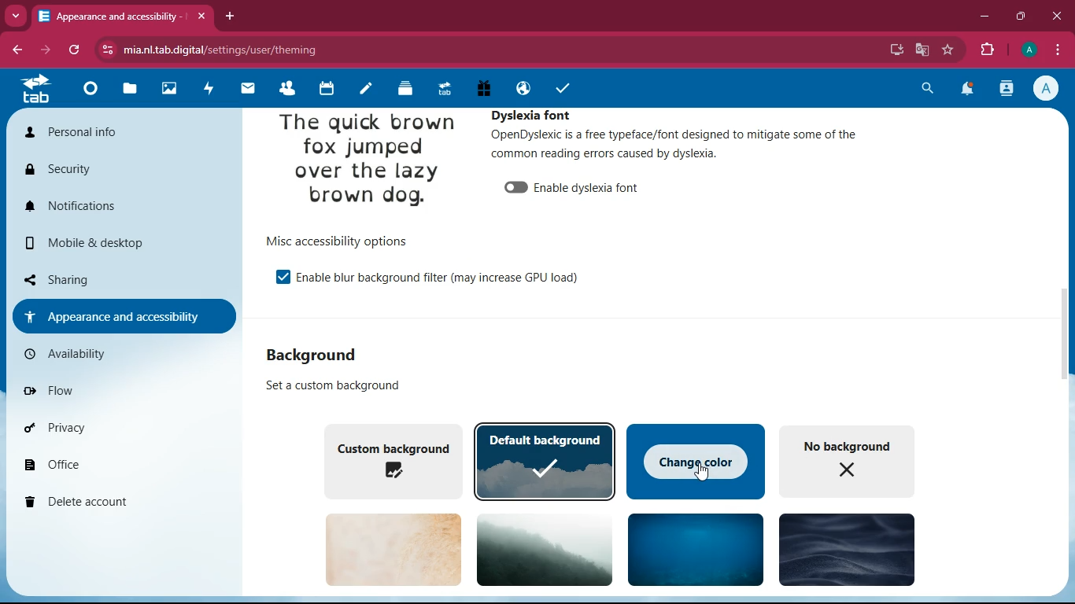 Image resolution: width=1075 pixels, height=604 pixels. I want to click on scroll bar, so click(1063, 344).